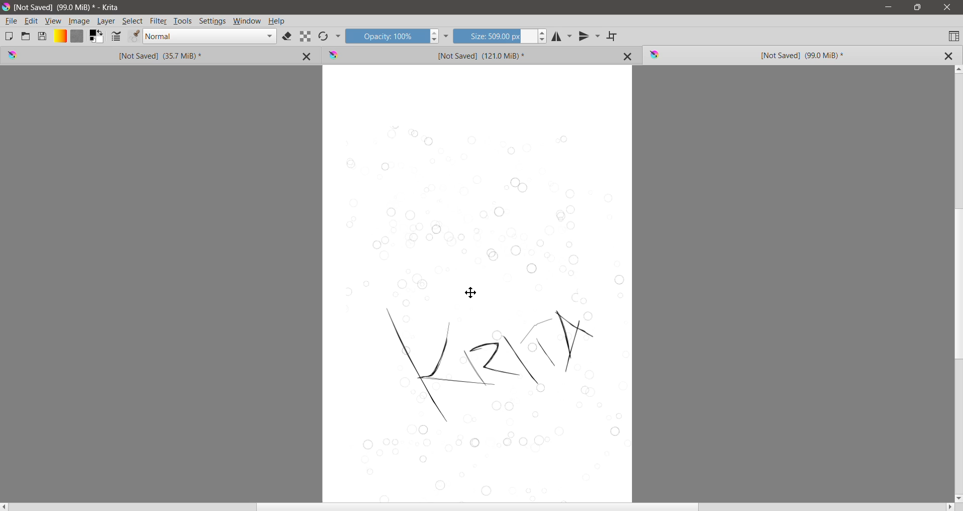 This screenshot has height=511, width=963. I want to click on Unsaved Image Tab 1, so click(128, 55).